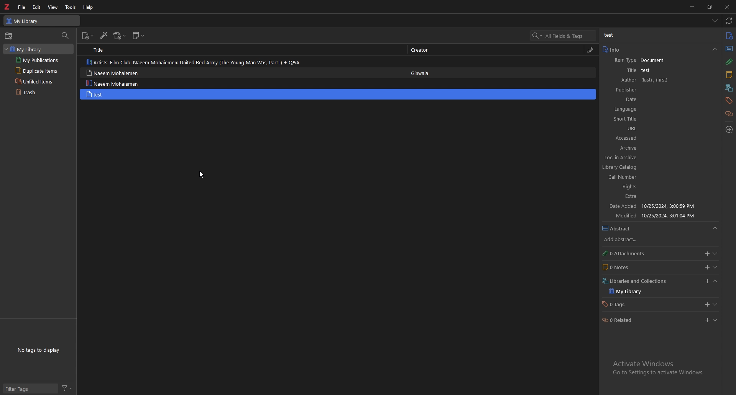 Image resolution: width=736 pixels, height=395 pixels. I want to click on new collection, so click(10, 36).